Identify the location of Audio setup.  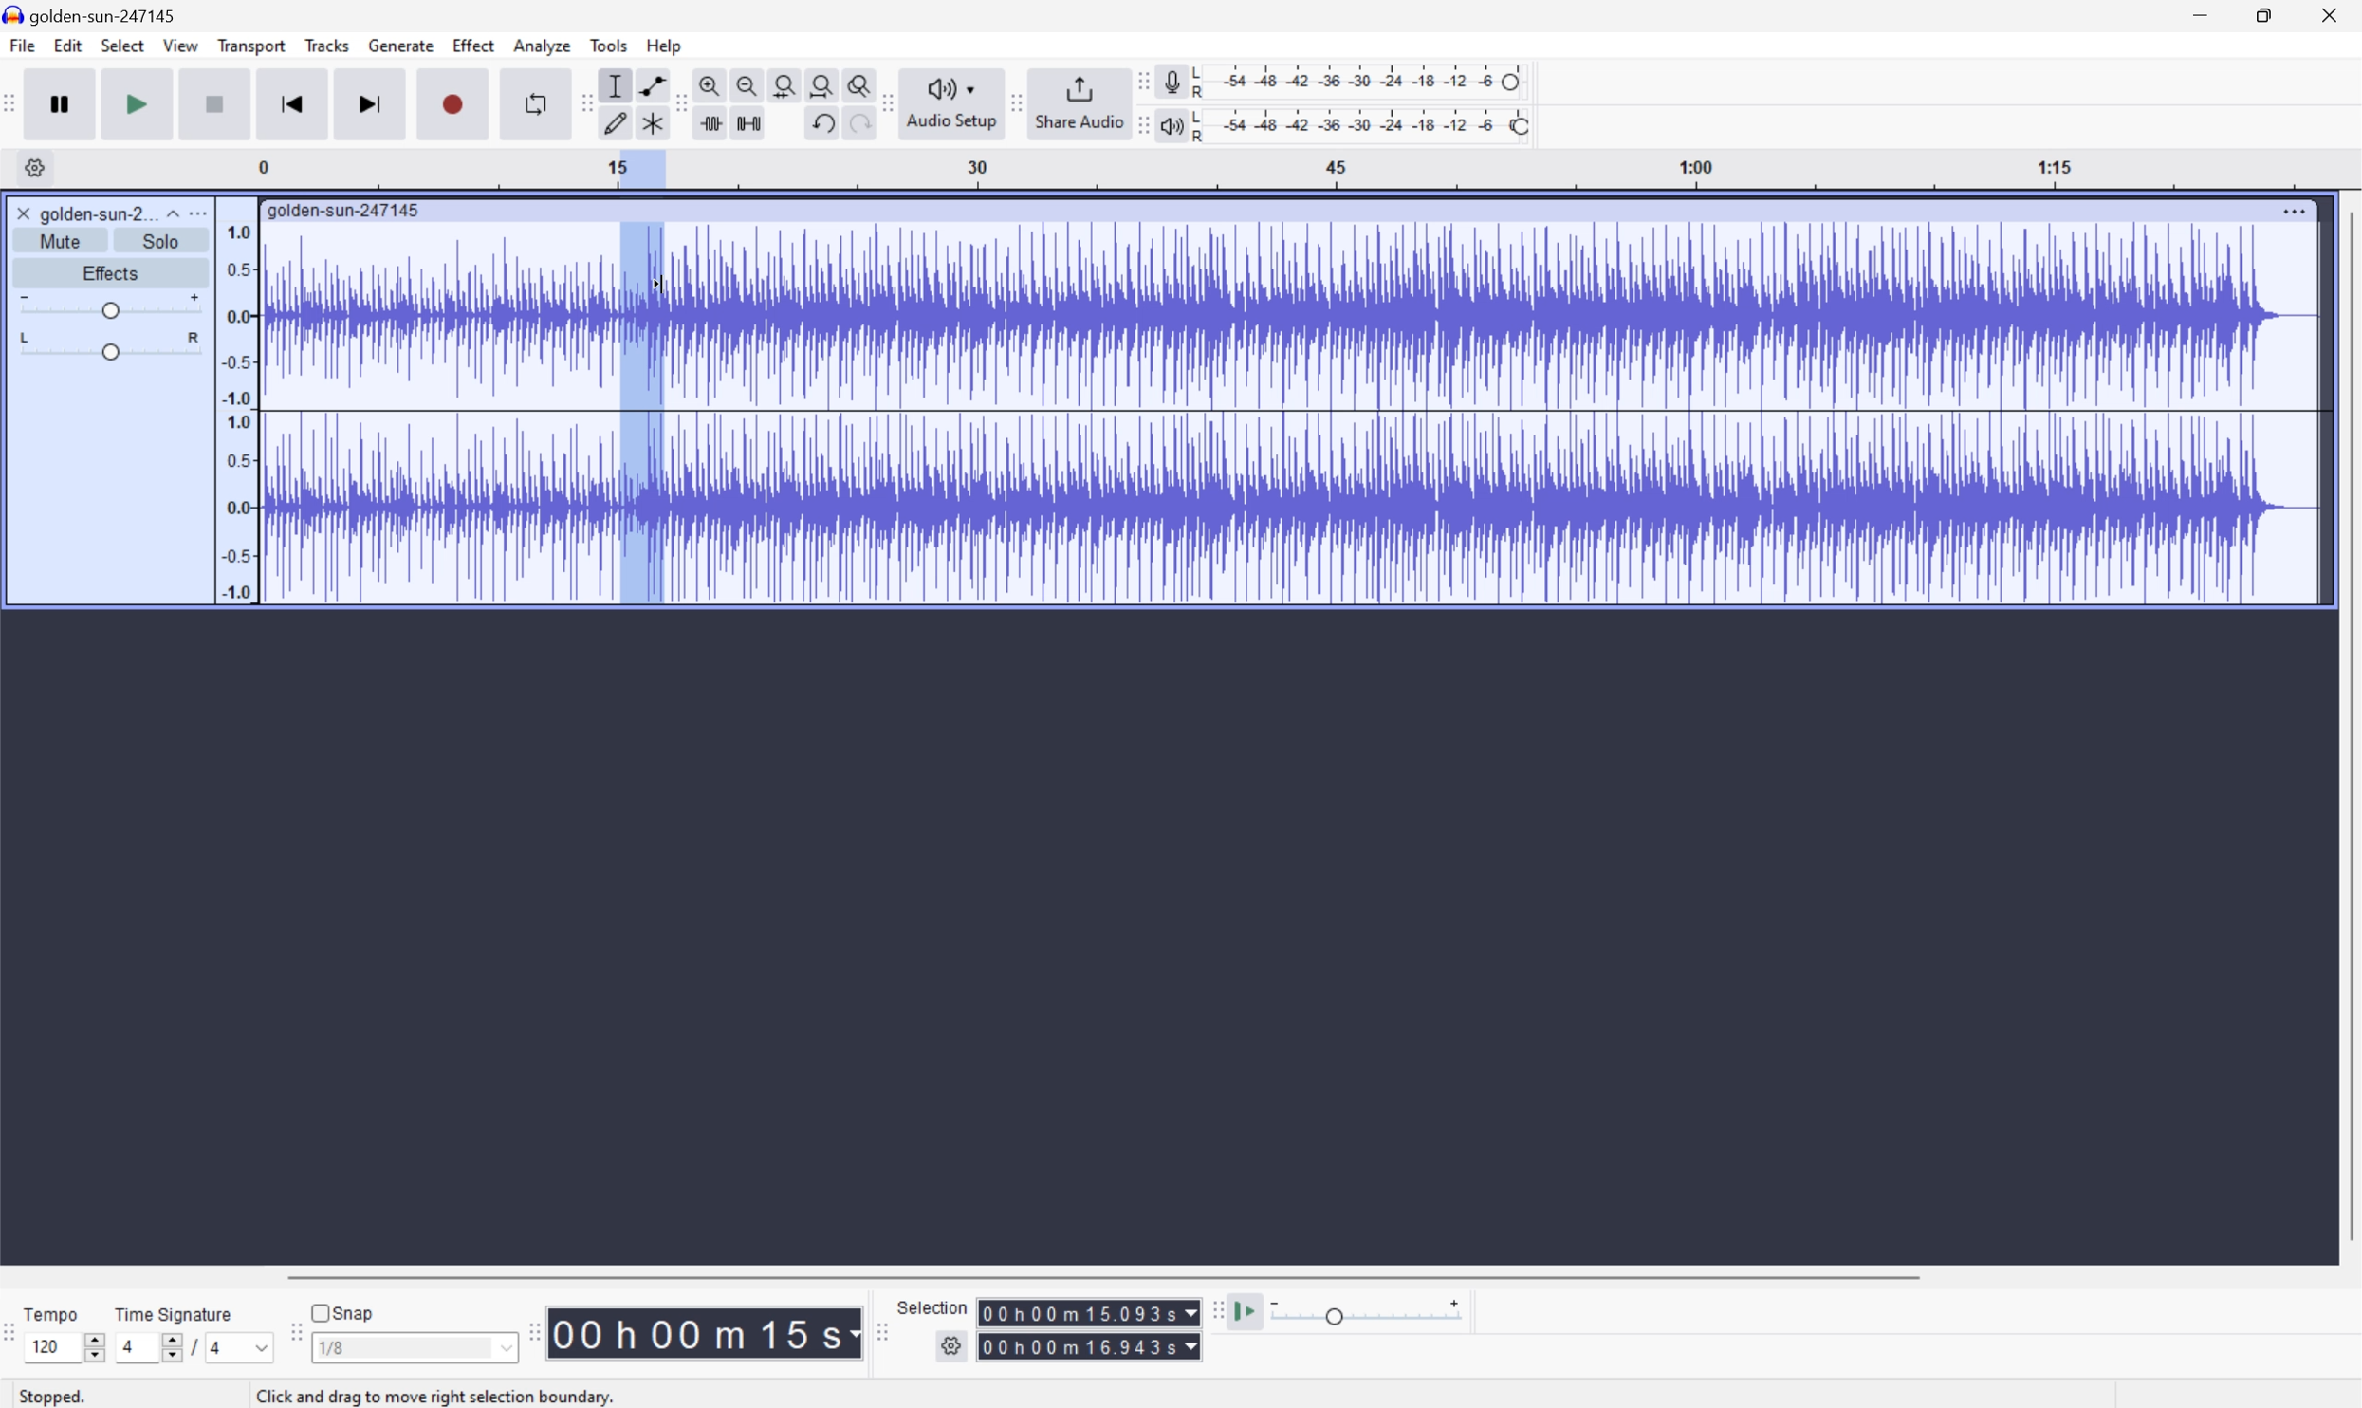
(954, 102).